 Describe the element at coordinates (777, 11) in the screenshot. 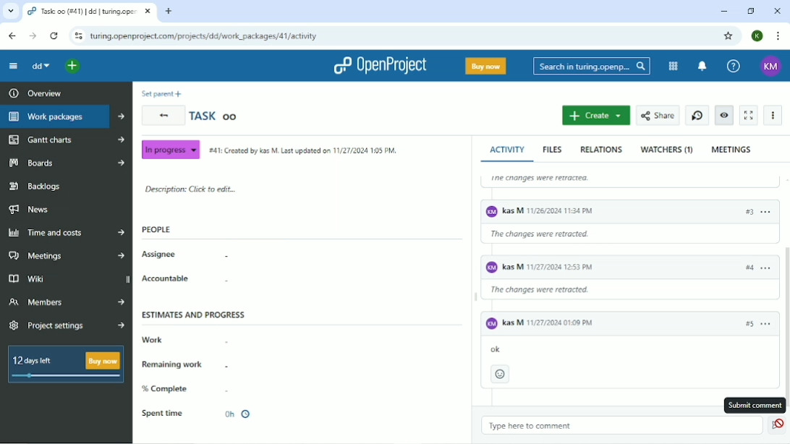

I see `Close` at that location.